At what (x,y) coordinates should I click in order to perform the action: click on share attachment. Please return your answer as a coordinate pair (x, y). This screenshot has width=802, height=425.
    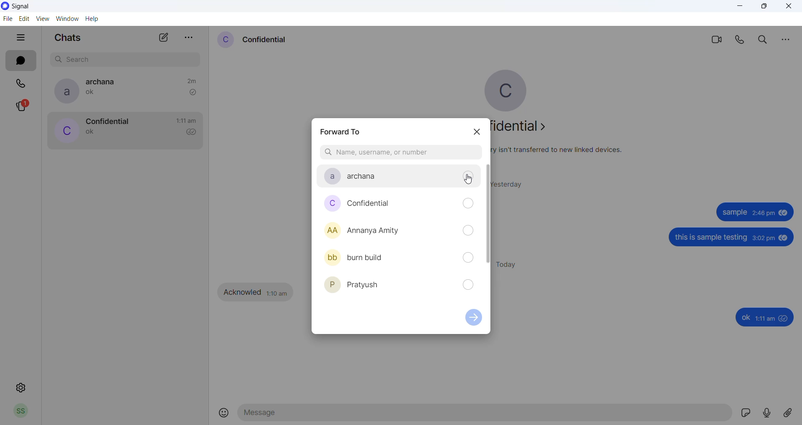
    Looking at the image, I should click on (791, 412).